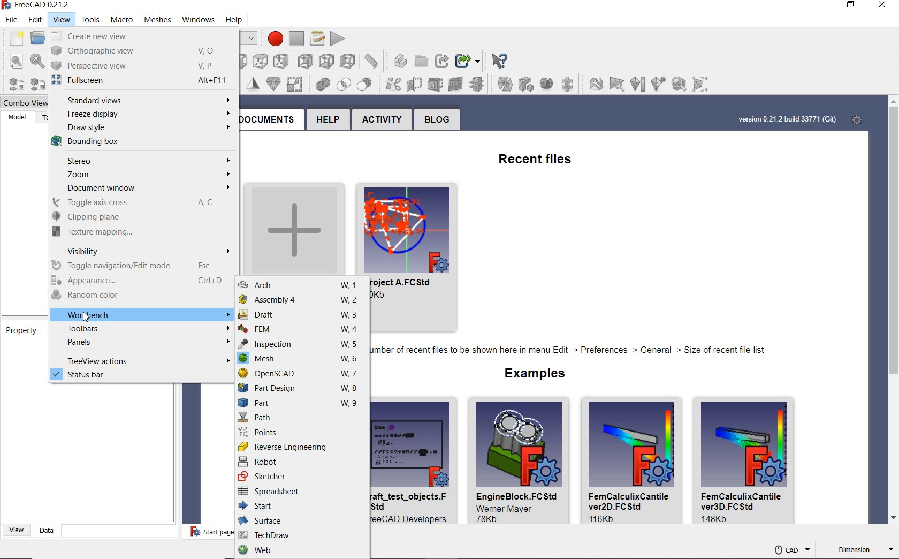  Describe the element at coordinates (504, 60) in the screenshot. I see `select` at that location.